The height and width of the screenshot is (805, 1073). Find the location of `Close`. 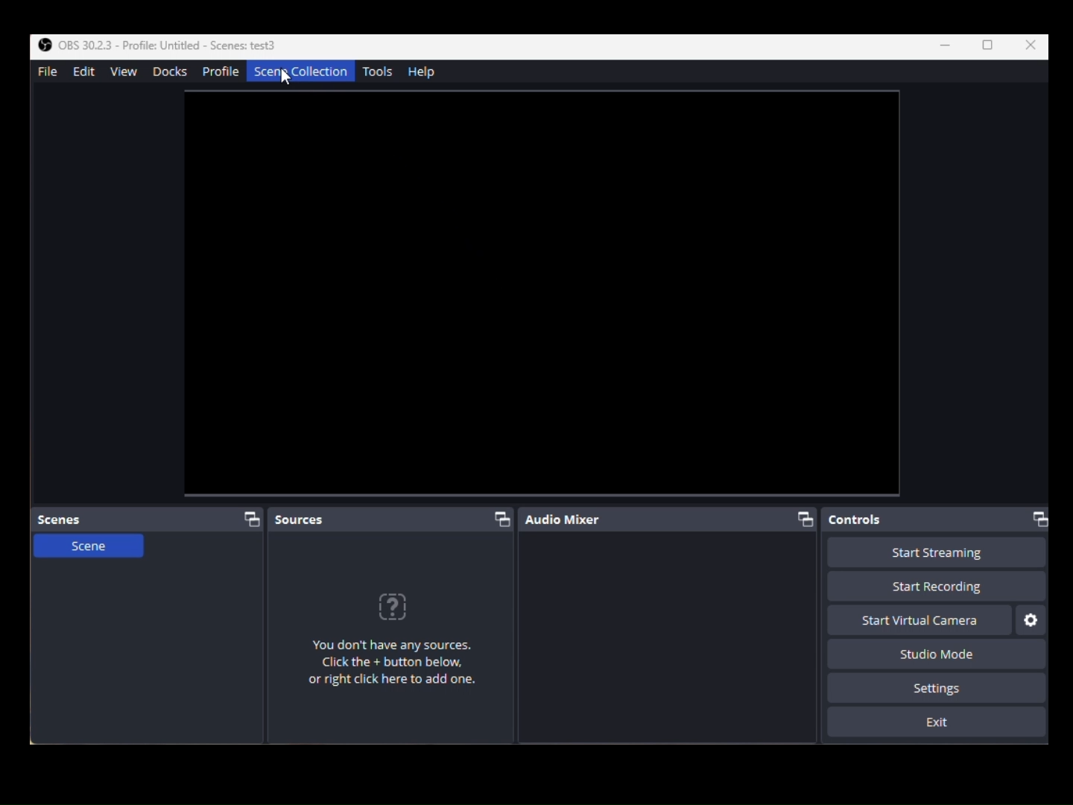

Close is located at coordinates (1031, 45).